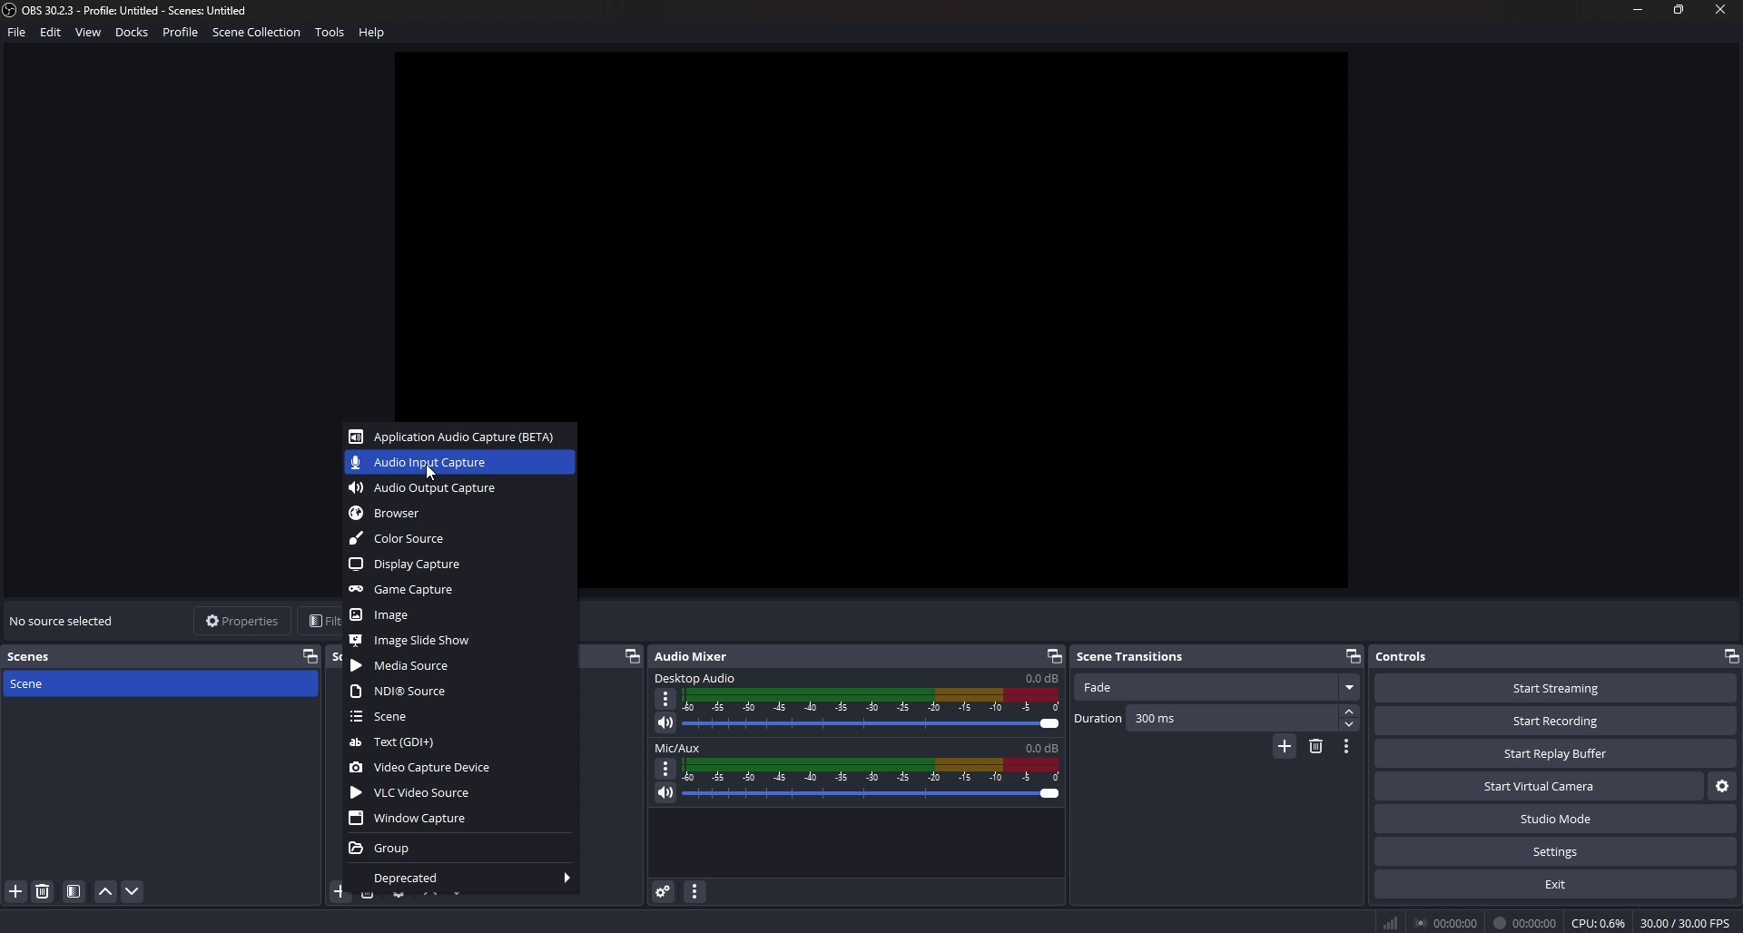 The height and width of the screenshot is (933, 1743). I want to click on increase duration, so click(1352, 710).